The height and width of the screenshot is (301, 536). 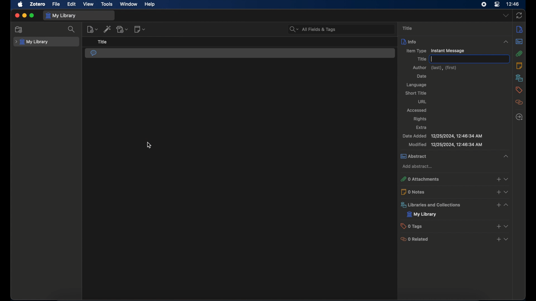 What do you see at coordinates (519, 78) in the screenshot?
I see `libraries and collections` at bounding box center [519, 78].